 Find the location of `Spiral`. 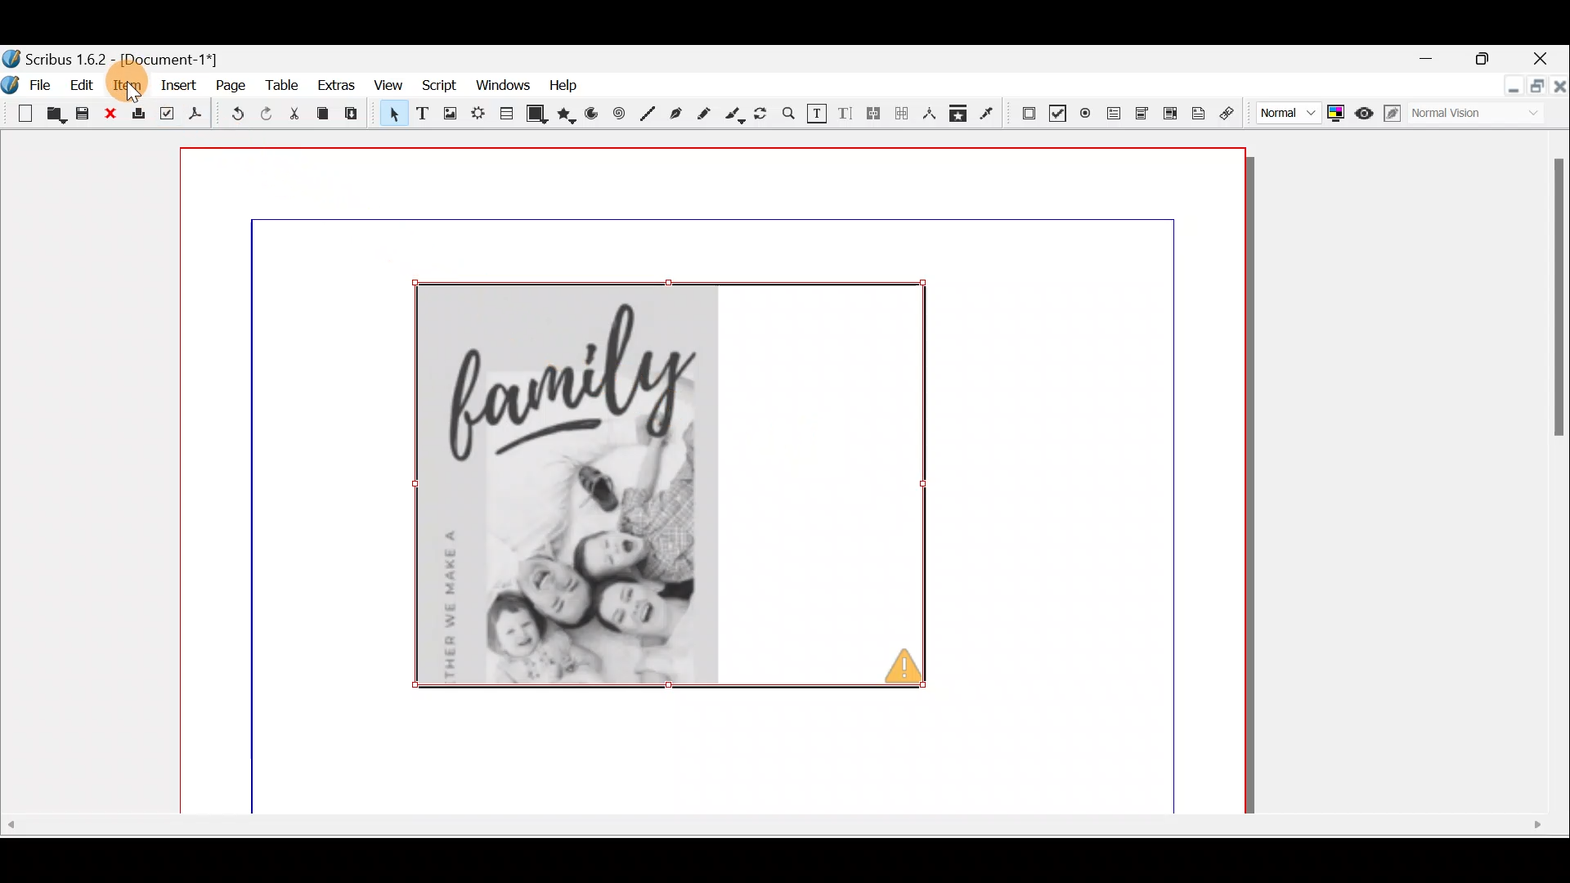

Spiral is located at coordinates (622, 115).